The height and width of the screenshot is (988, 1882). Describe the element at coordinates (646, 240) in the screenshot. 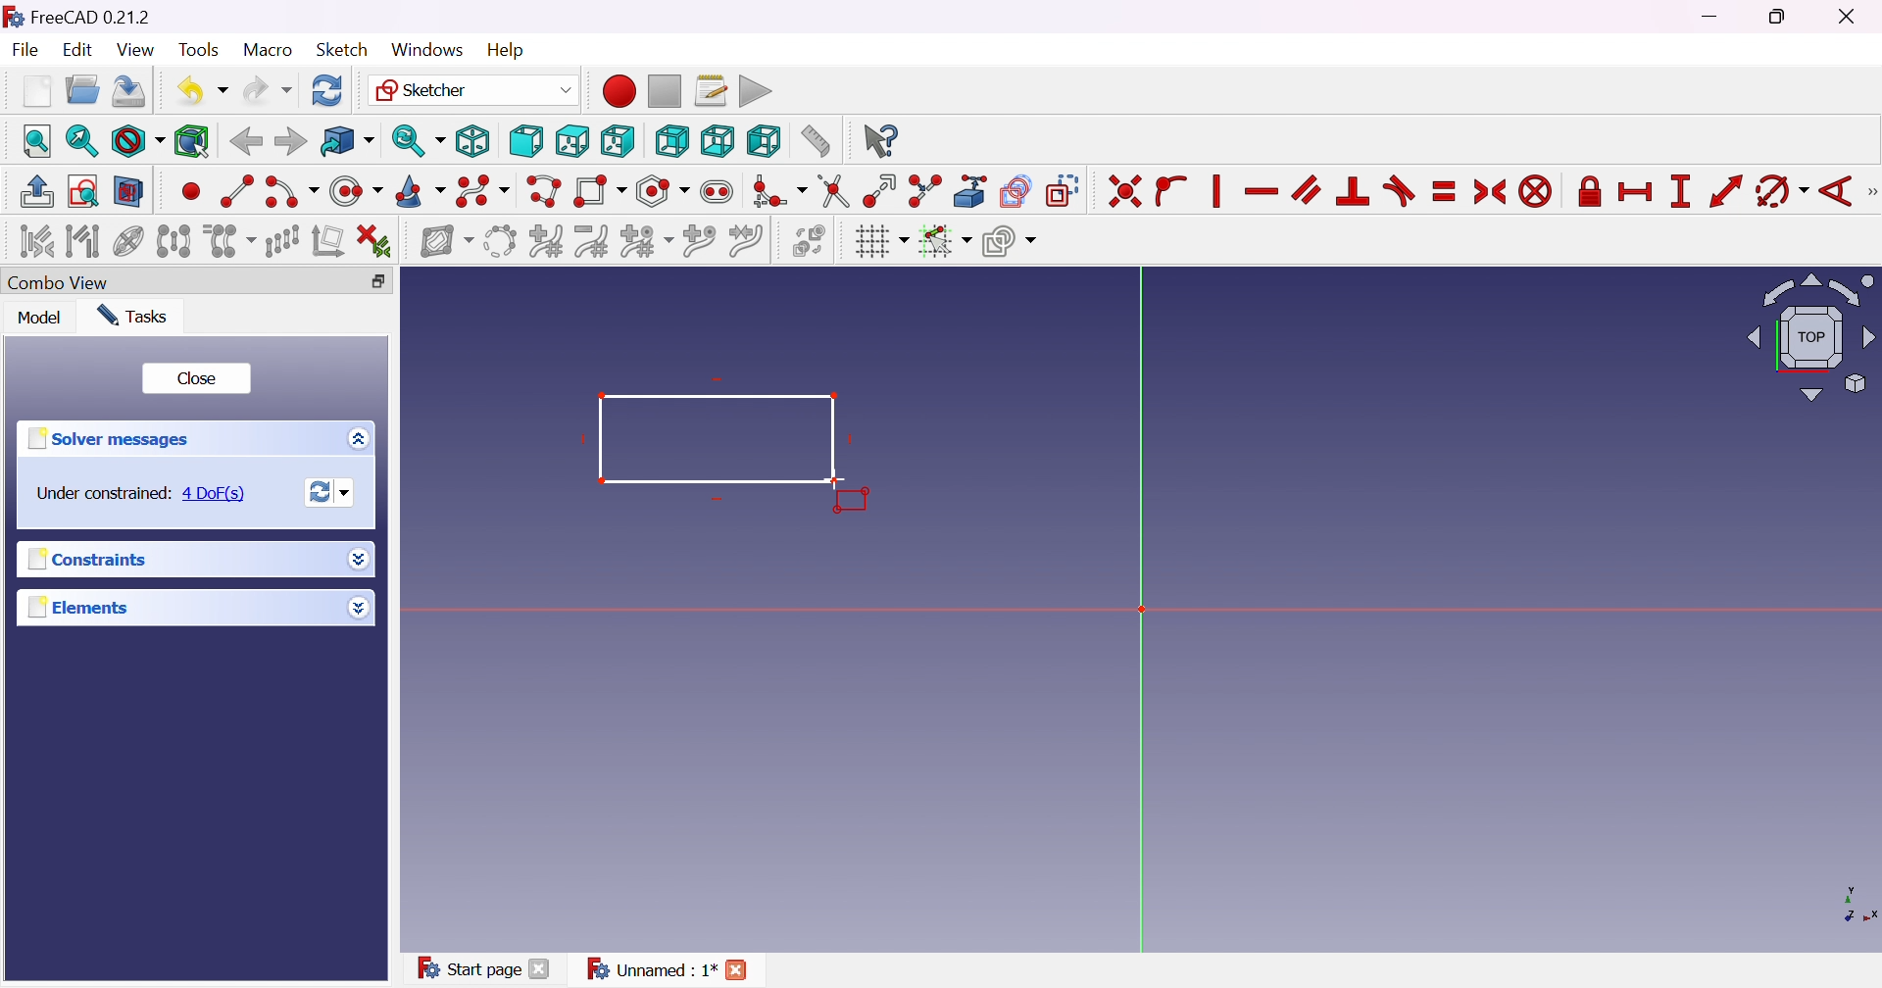

I see `Modify knot multiplicity` at that location.